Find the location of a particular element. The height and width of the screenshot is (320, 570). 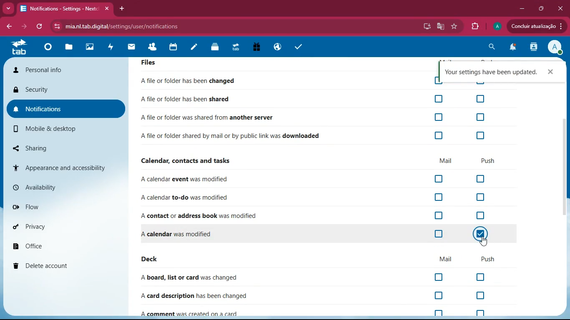

mail is located at coordinates (443, 259).